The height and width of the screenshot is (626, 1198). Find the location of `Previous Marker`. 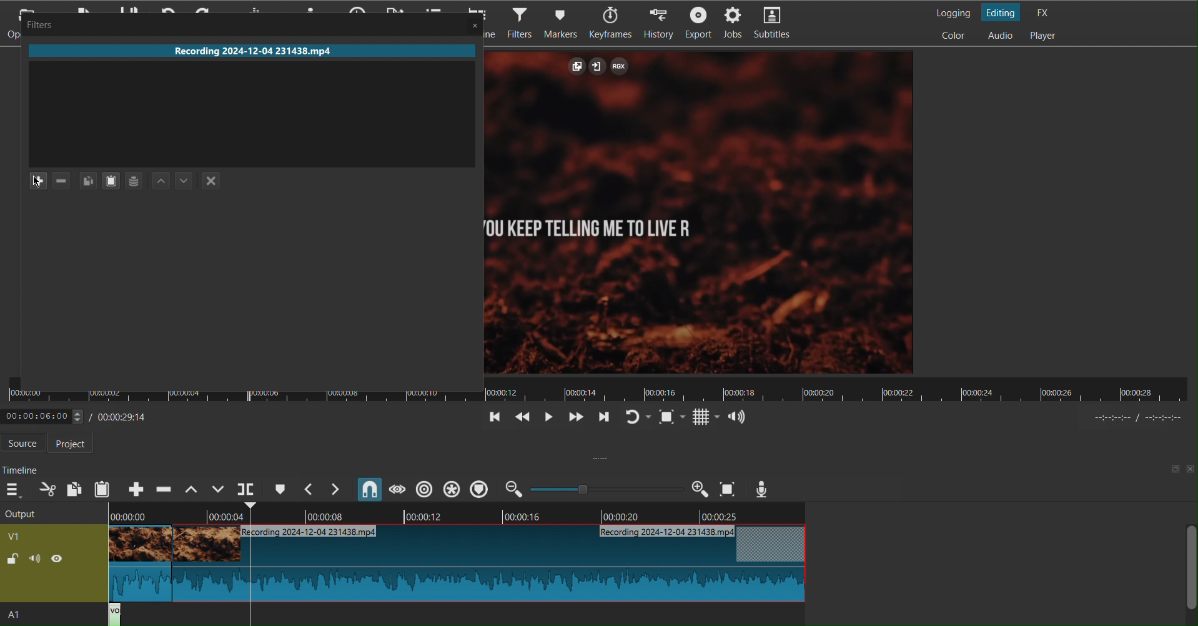

Previous Marker is located at coordinates (310, 489).